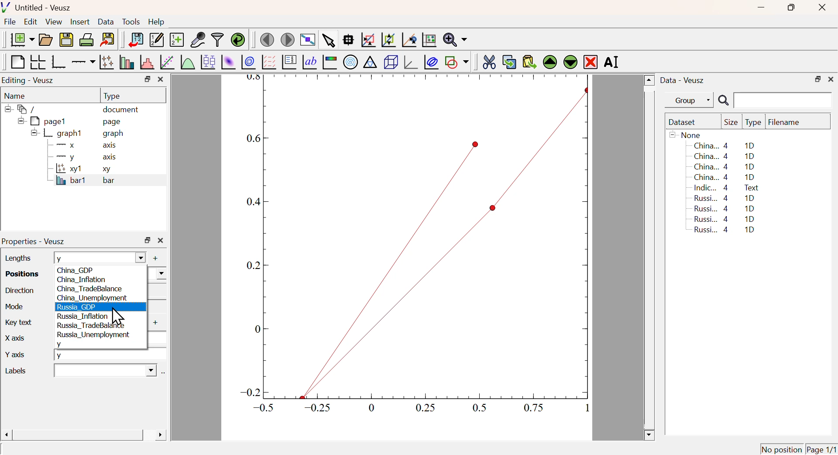  Describe the element at coordinates (157, 22) in the screenshot. I see `Help` at that location.